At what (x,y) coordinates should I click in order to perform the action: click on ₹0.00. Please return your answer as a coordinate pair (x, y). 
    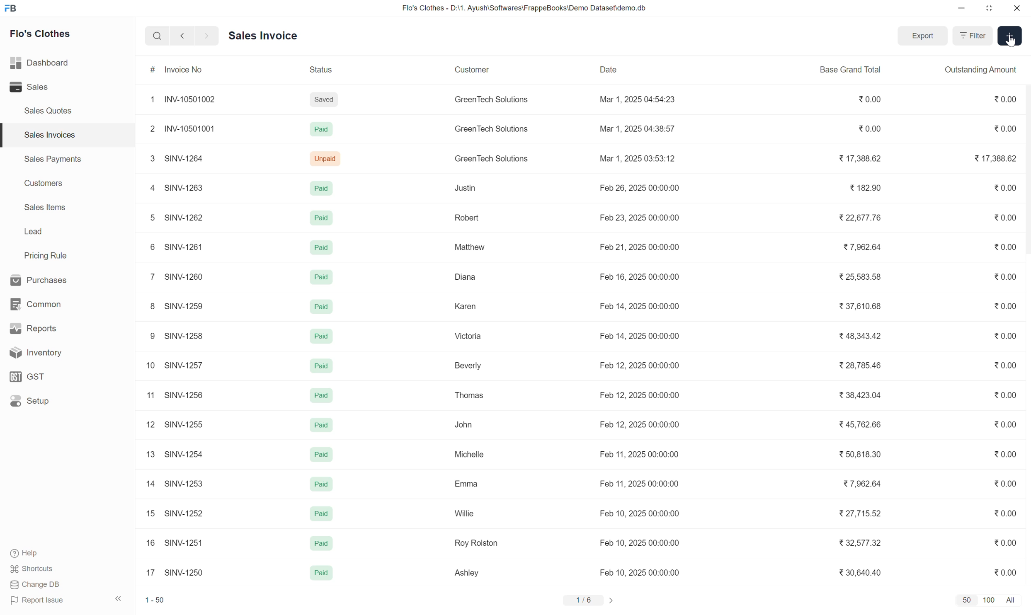
    Looking at the image, I should click on (1003, 455).